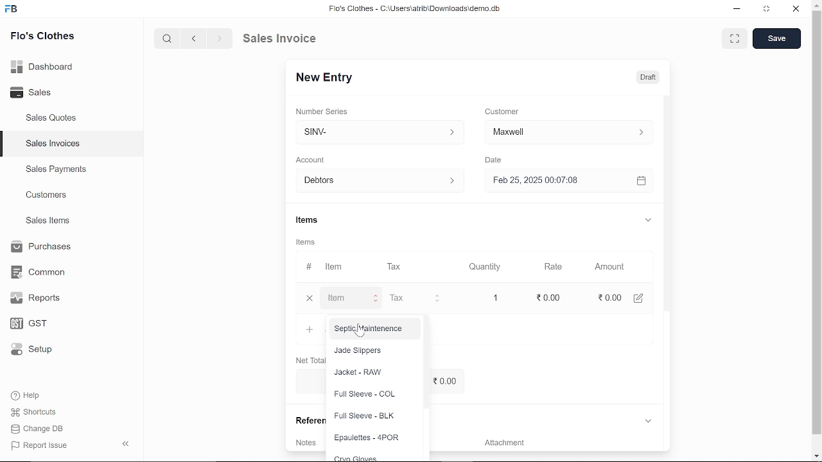 The height and width of the screenshot is (462, 822). Describe the element at coordinates (35, 412) in the screenshot. I see `Shortcuts` at that location.